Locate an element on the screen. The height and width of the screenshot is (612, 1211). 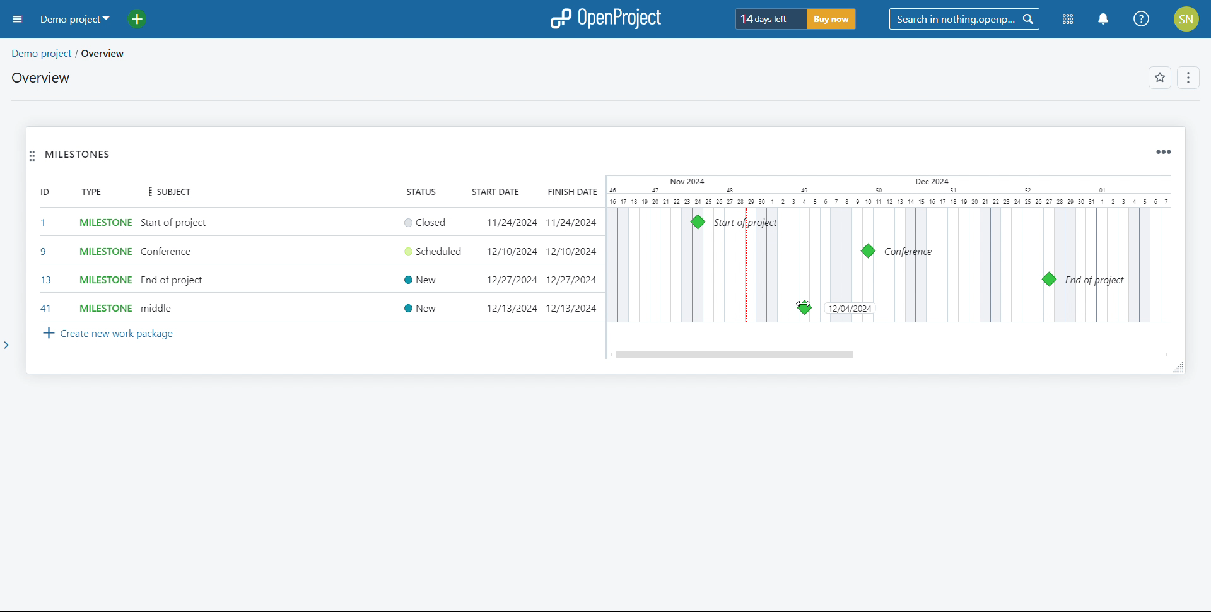
logo is located at coordinates (607, 18).